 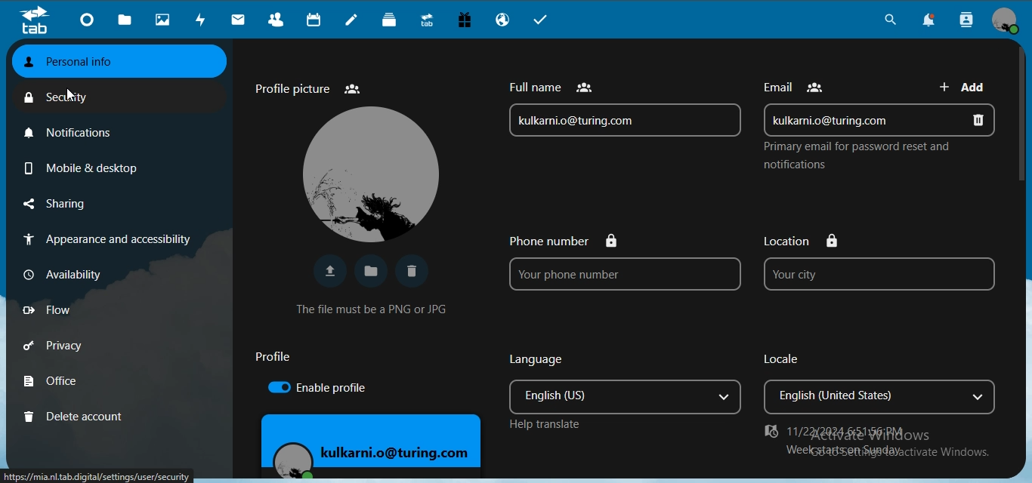 I want to click on flow, so click(x=71, y=310).